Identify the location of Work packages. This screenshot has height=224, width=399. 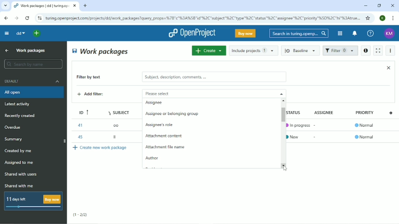
(31, 50).